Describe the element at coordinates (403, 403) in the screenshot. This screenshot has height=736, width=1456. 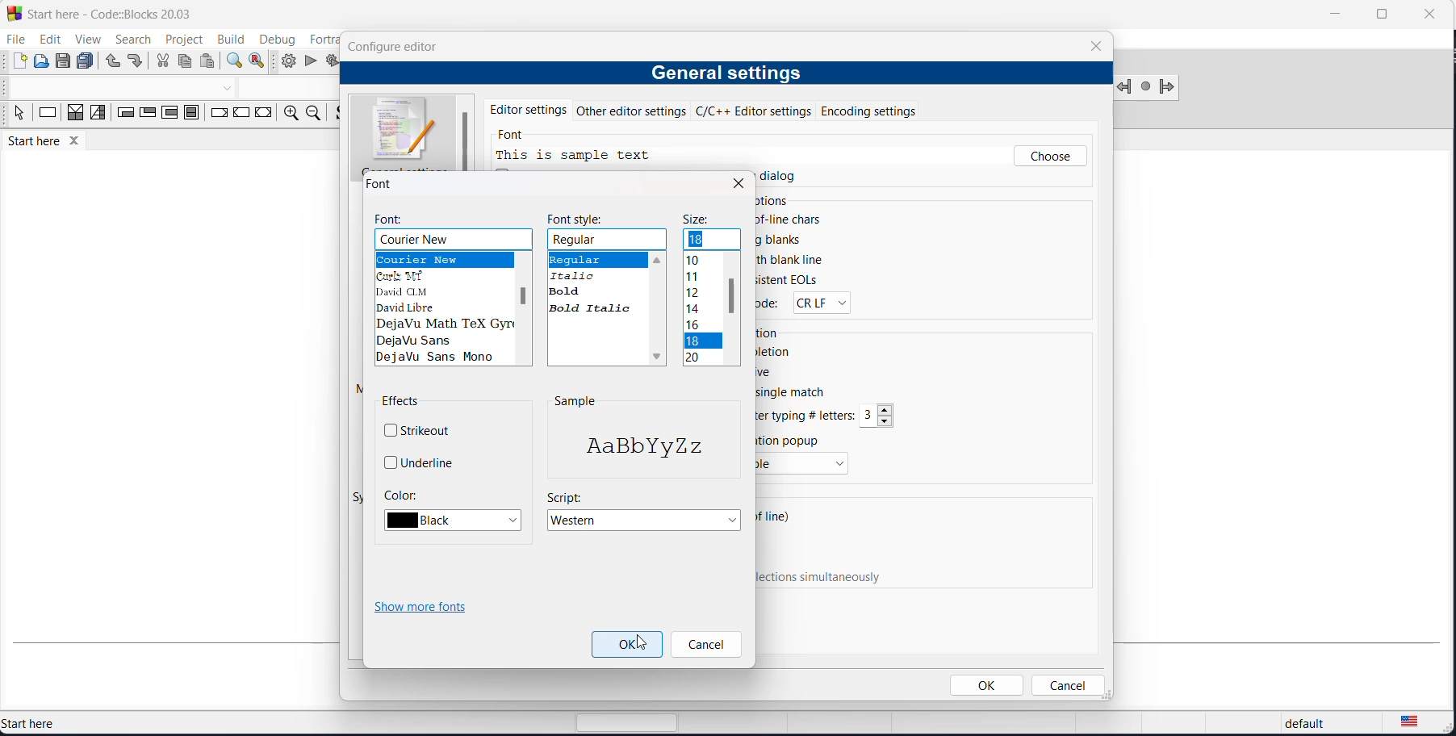
I see `effects` at that location.